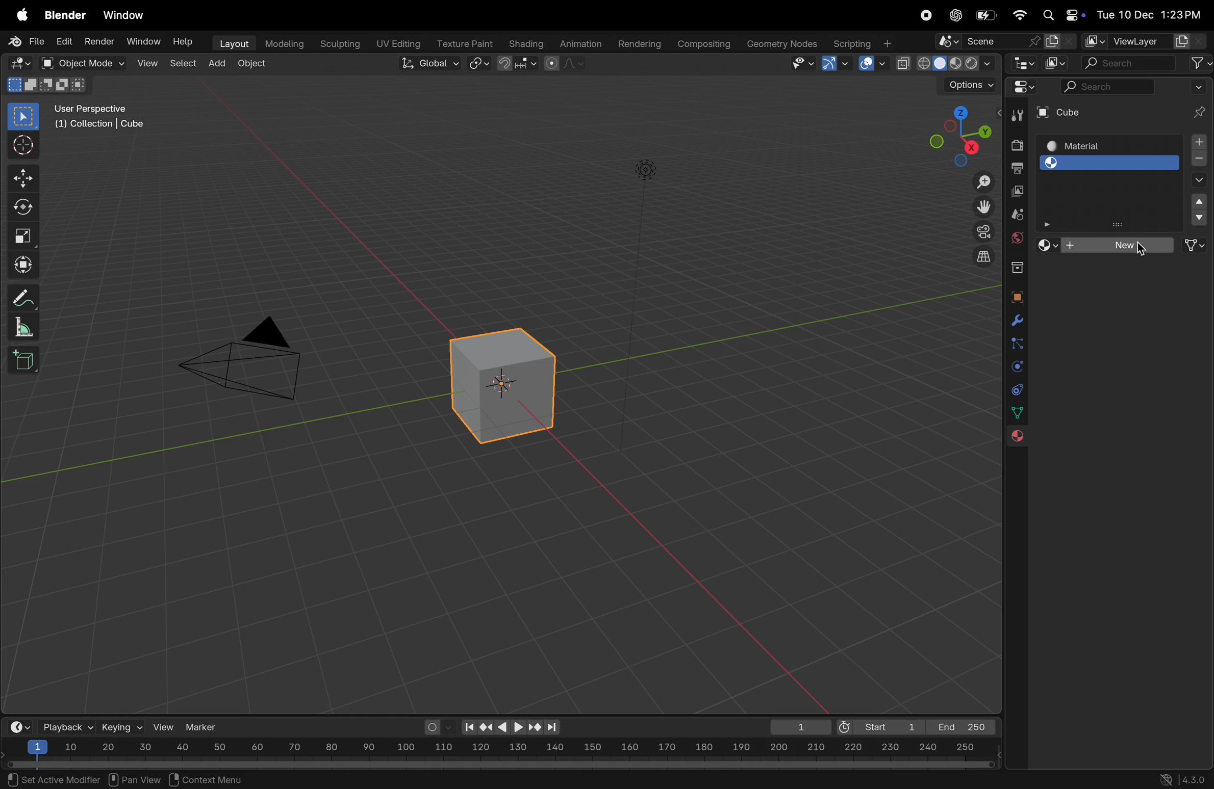 The image size is (1214, 789). I want to click on pin, so click(1197, 101).